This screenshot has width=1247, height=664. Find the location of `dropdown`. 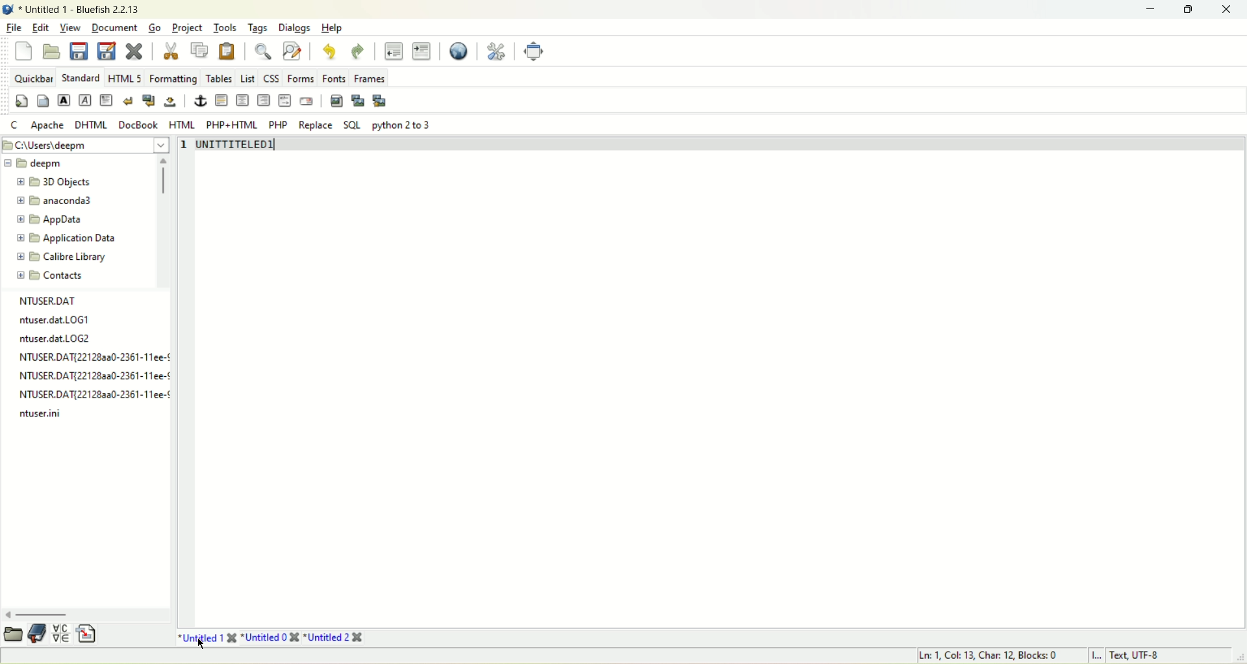

dropdown is located at coordinates (161, 144).